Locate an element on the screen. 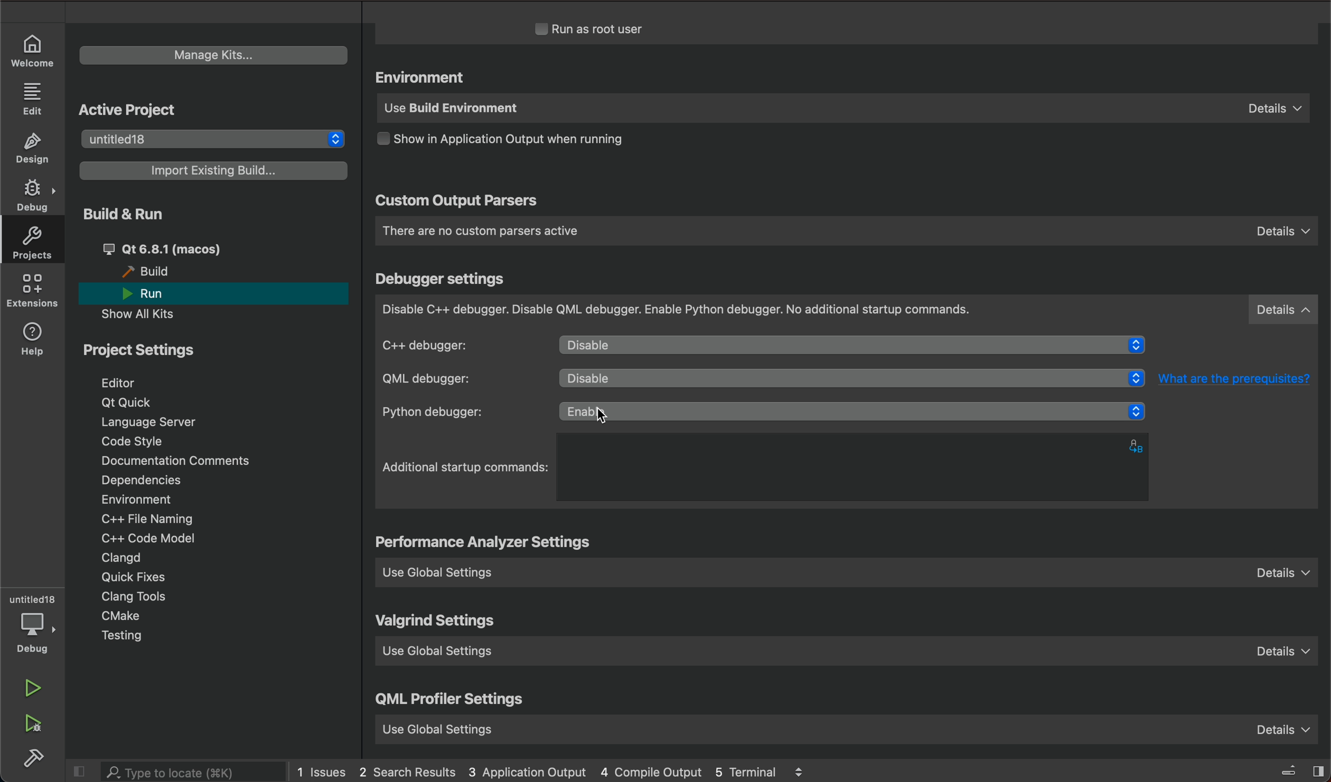 The height and width of the screenshot is (782, 1331). settings is located at coordinates (487, 543).